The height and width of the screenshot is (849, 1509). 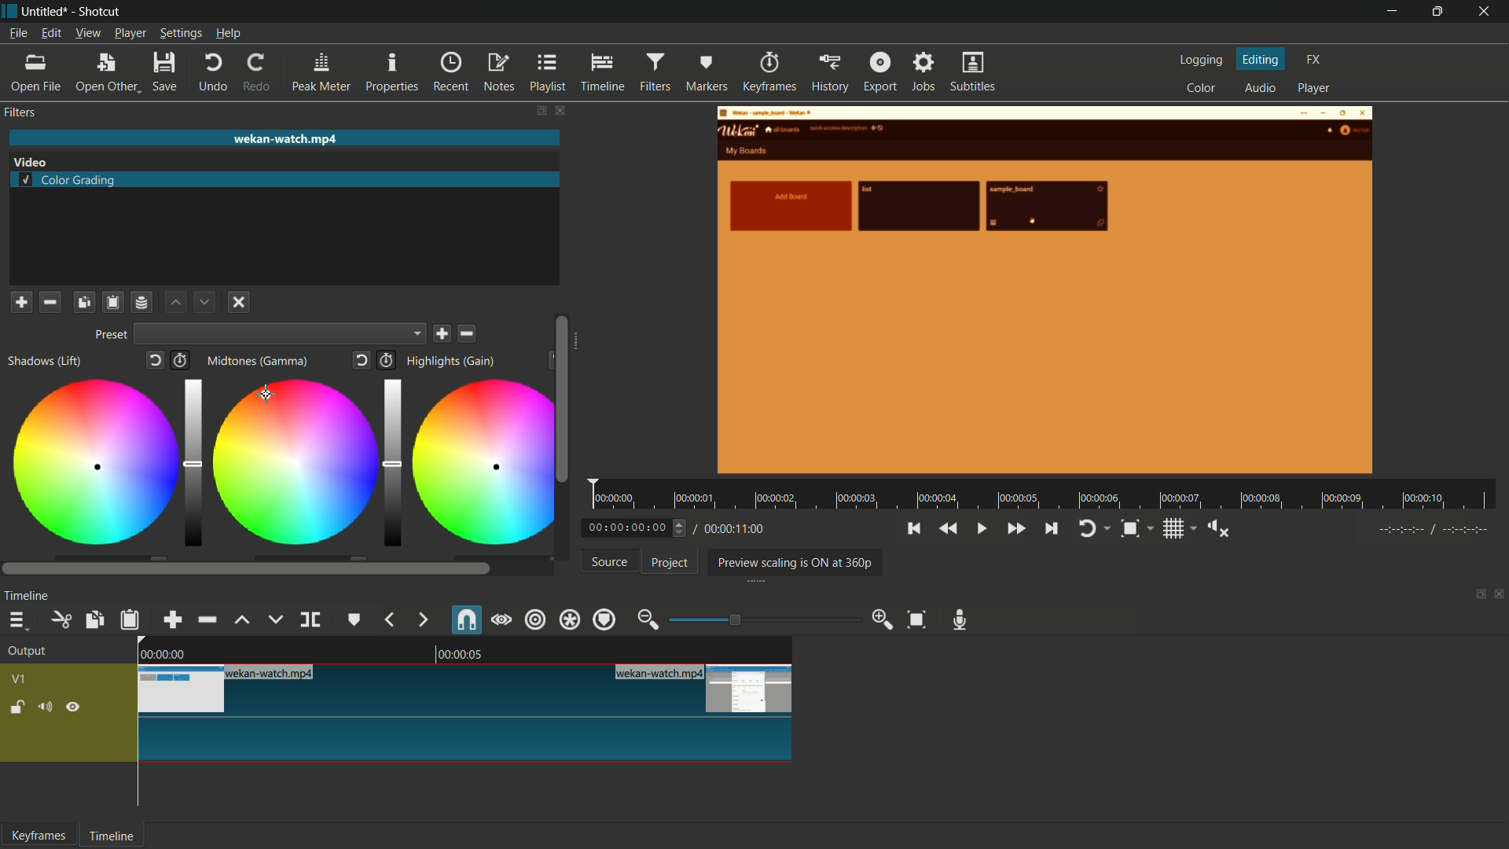 I want to click on peak meter, so click(x=323, y=72).